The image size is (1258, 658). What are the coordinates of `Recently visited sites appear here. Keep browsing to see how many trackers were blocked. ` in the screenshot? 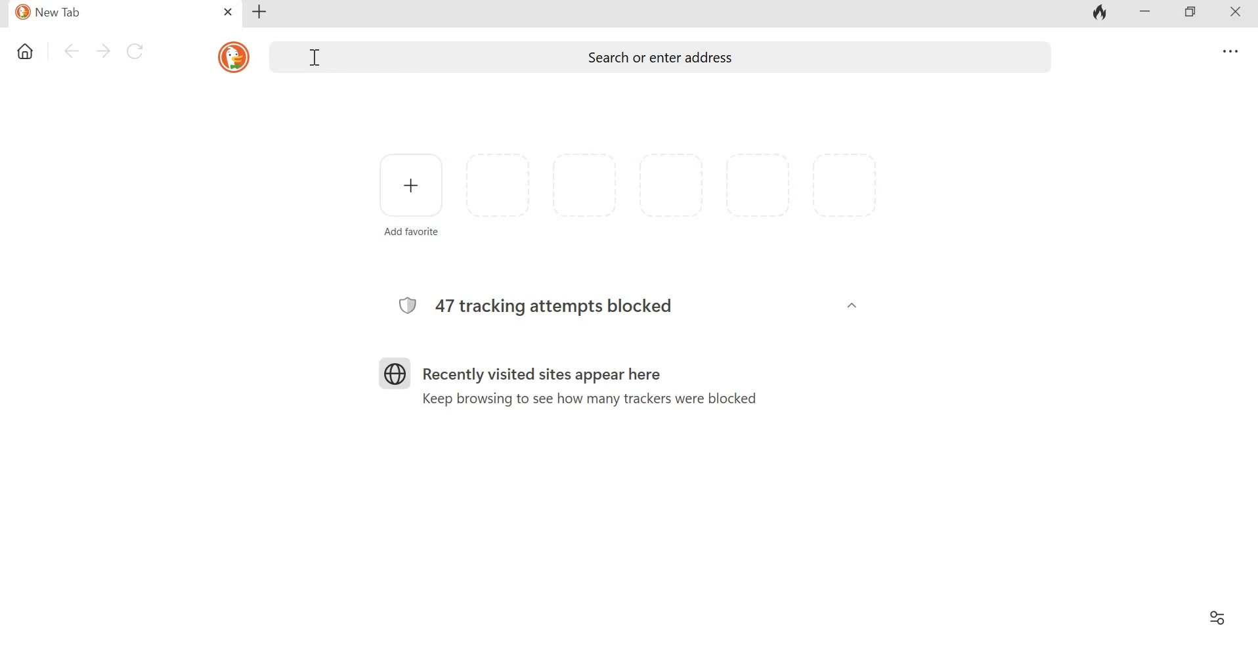 It's located at (586, 381).